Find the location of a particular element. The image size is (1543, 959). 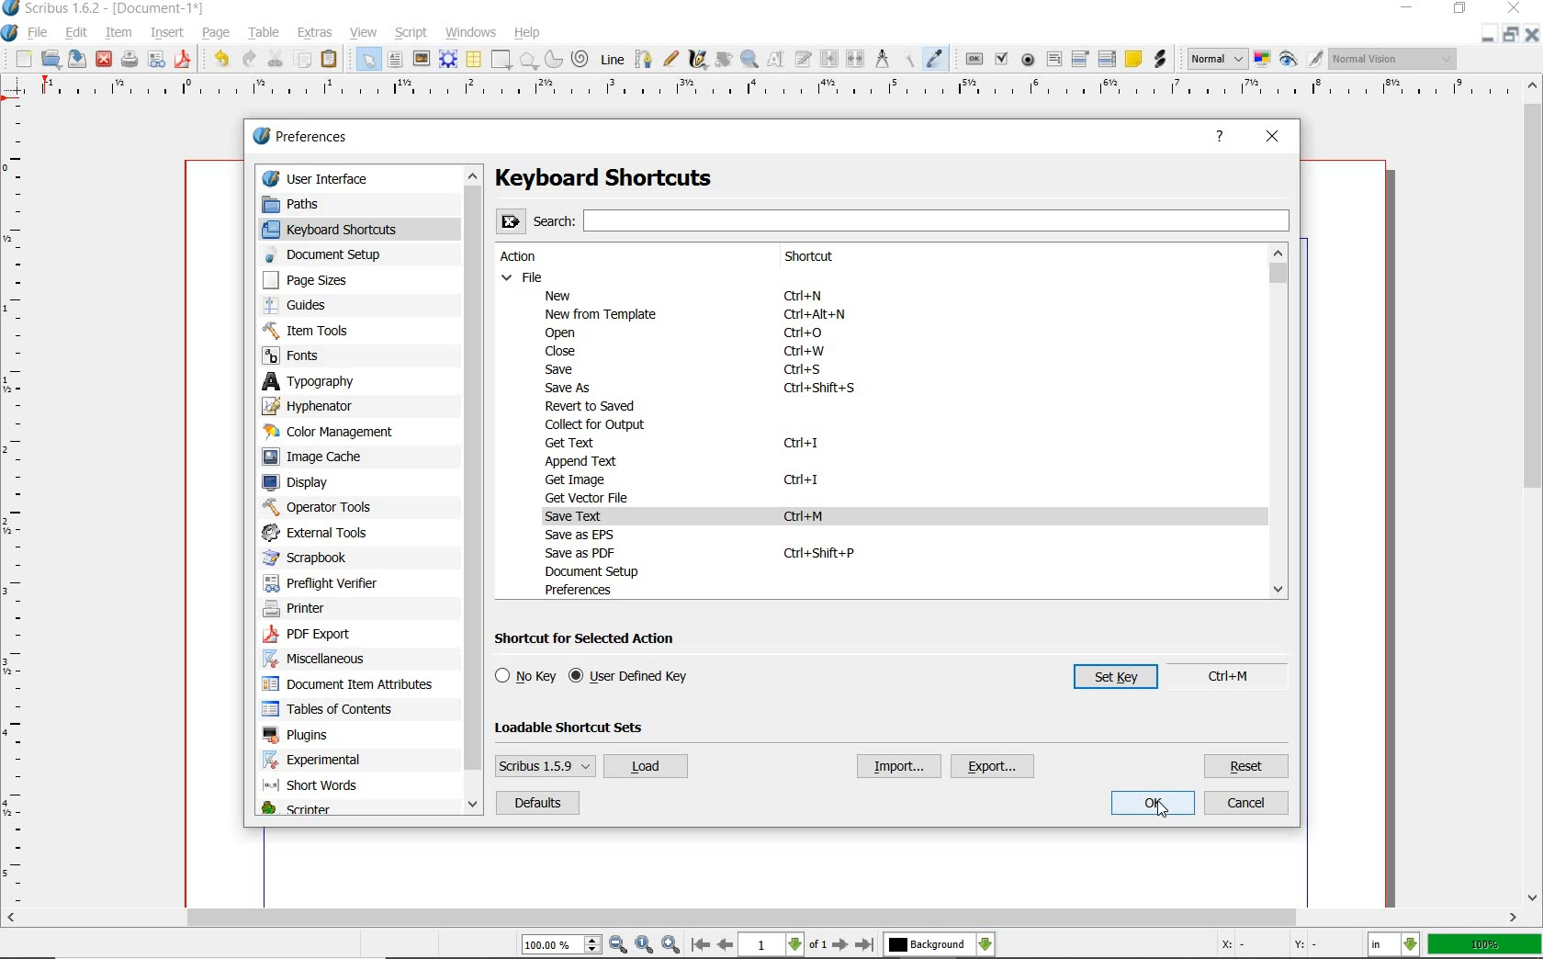

polygon is located at coordinates (528, 61).